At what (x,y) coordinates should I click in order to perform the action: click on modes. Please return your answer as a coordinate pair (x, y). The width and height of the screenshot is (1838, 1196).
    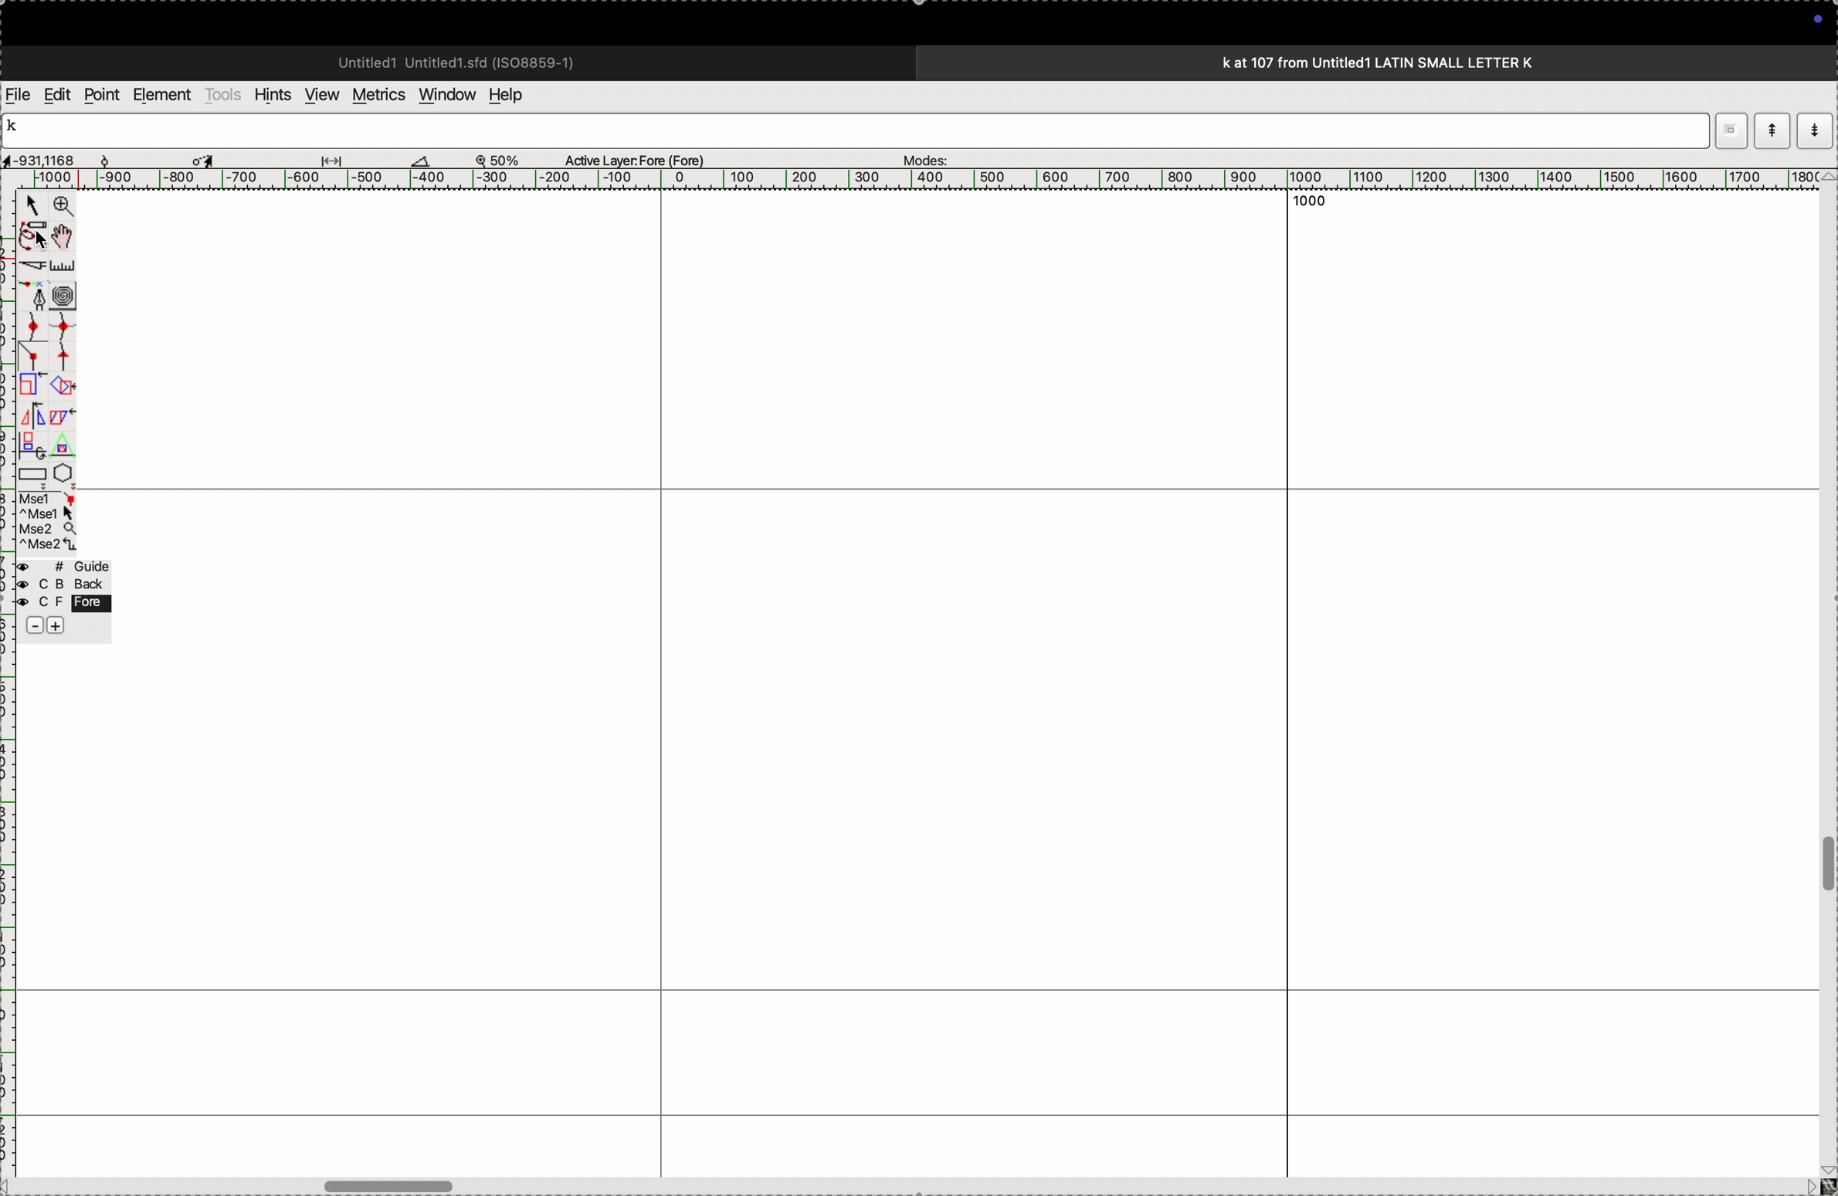
    Looking at the image, I should click on (921, 156).